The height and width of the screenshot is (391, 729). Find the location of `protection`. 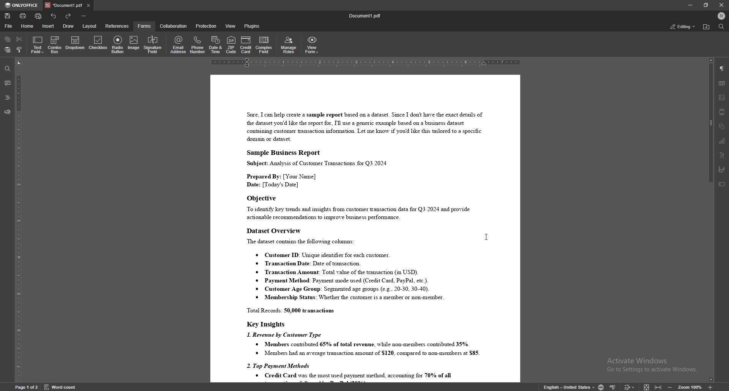

protection is located at coordinates (207, 26).